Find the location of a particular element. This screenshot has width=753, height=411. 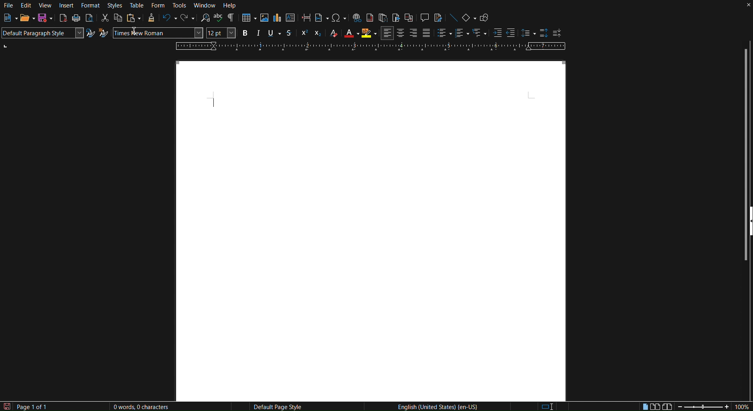

Strikethrough is located at coordinates (289, 32).